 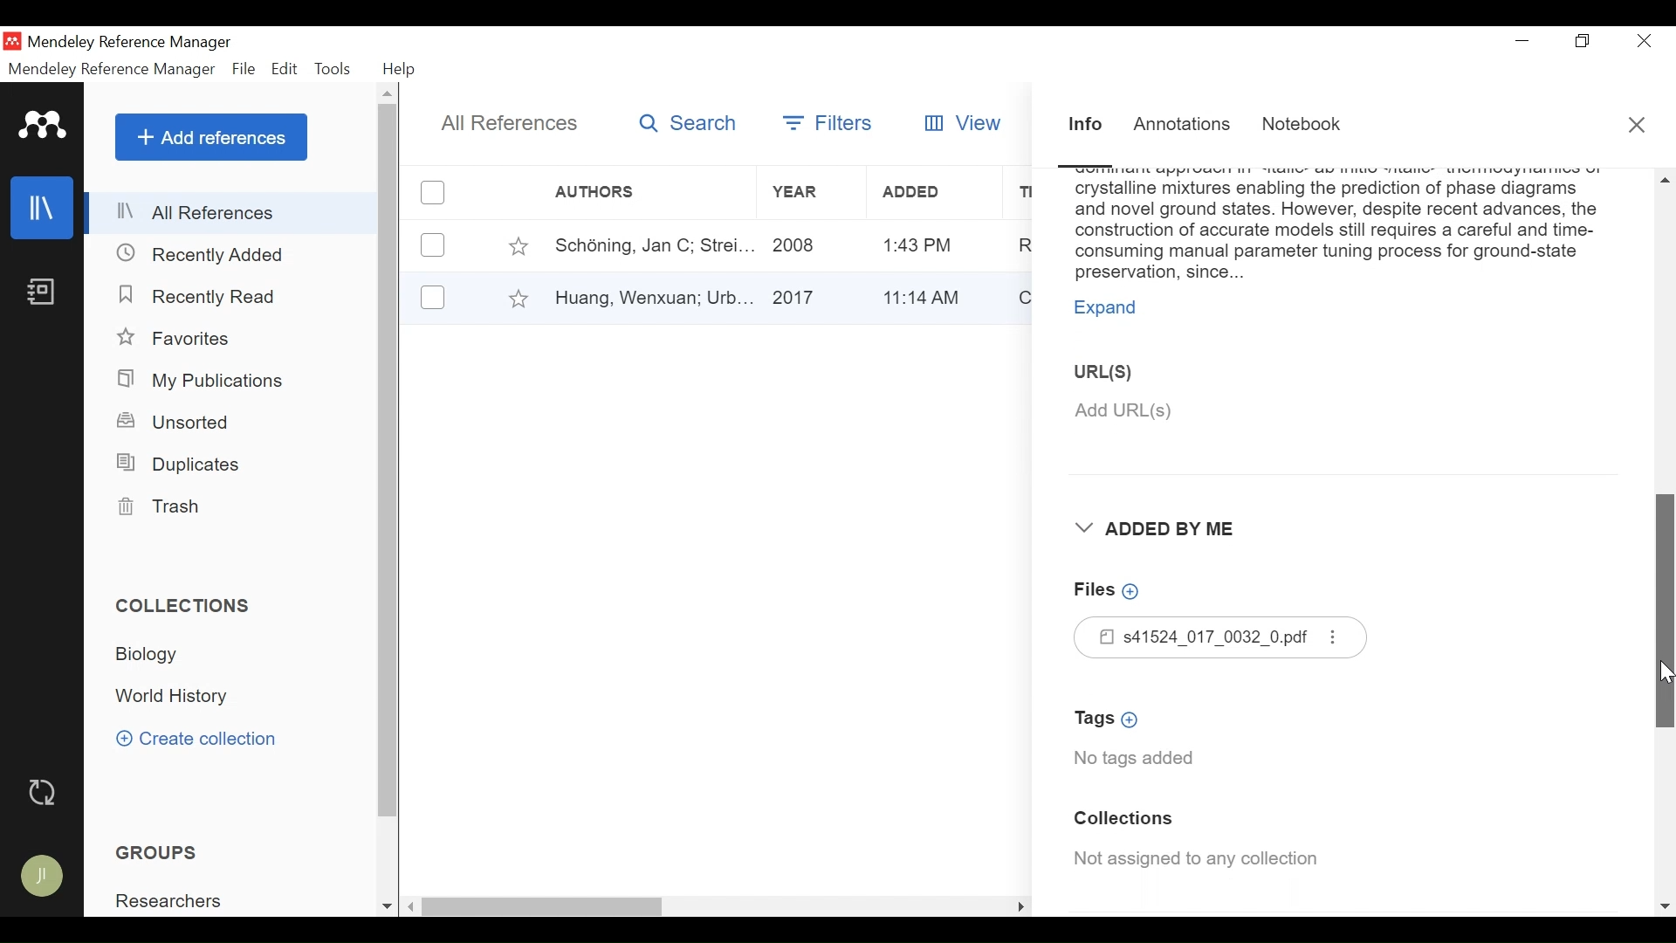 What do you see at coordinates (387, 908) in the screenshot?
I see `Scroll down` at bounding box center [387, 908].